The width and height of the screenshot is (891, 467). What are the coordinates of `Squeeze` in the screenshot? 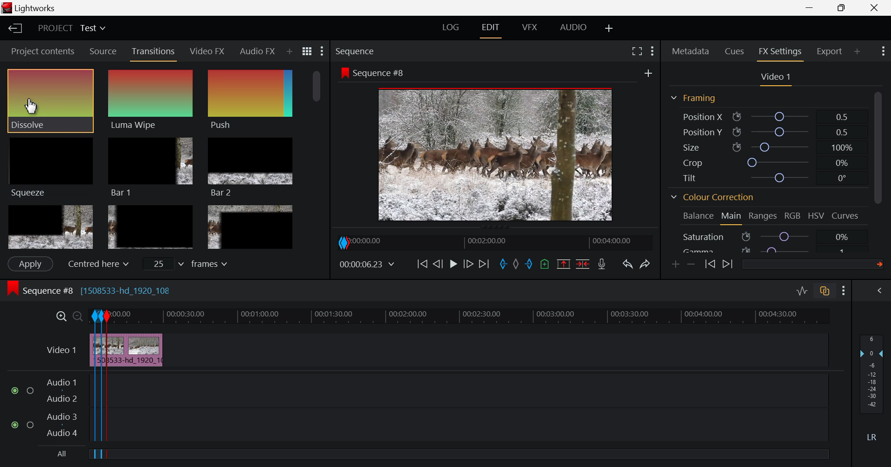 It's located at (50, 166).